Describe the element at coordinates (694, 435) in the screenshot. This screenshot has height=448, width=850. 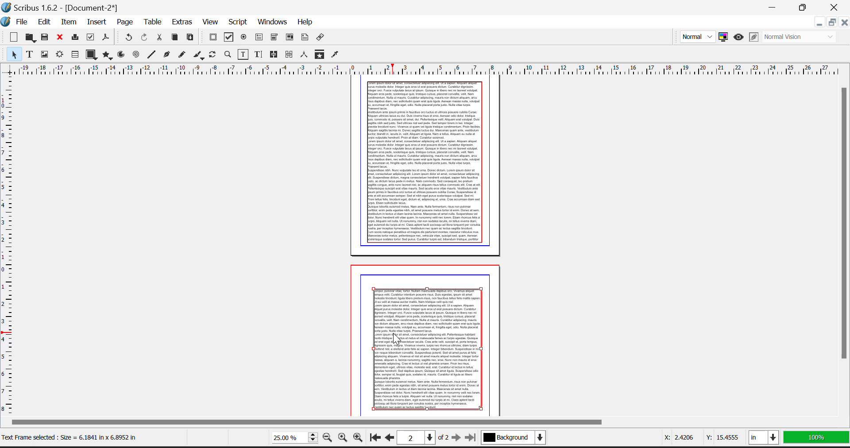
I see `X: 2.4206 Y: 154555` at that location.